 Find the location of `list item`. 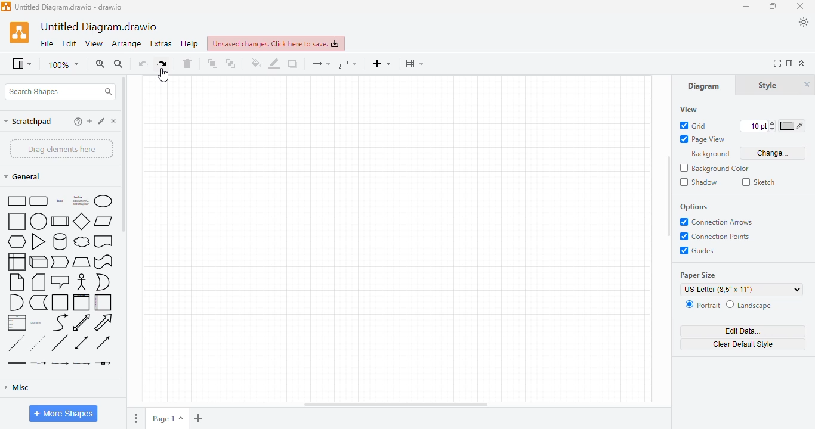

list item is located at coordinates (36, 322).